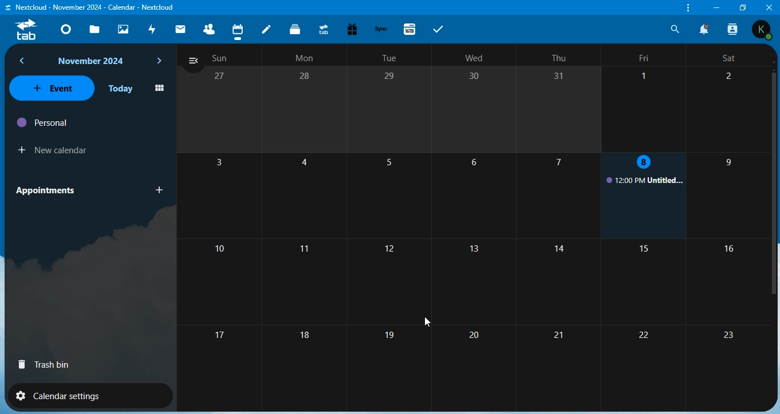  Describe the element at coordinates (54, 89) in the screenshot. I see `event` at that location.